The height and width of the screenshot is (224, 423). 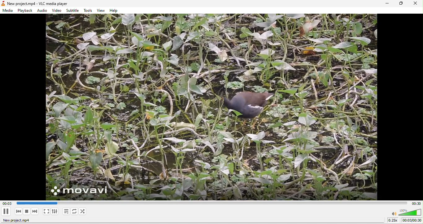 What do you see at coordinates (209, 107) in the screenshot?
I see `media output` at bounding box center [209, 107].